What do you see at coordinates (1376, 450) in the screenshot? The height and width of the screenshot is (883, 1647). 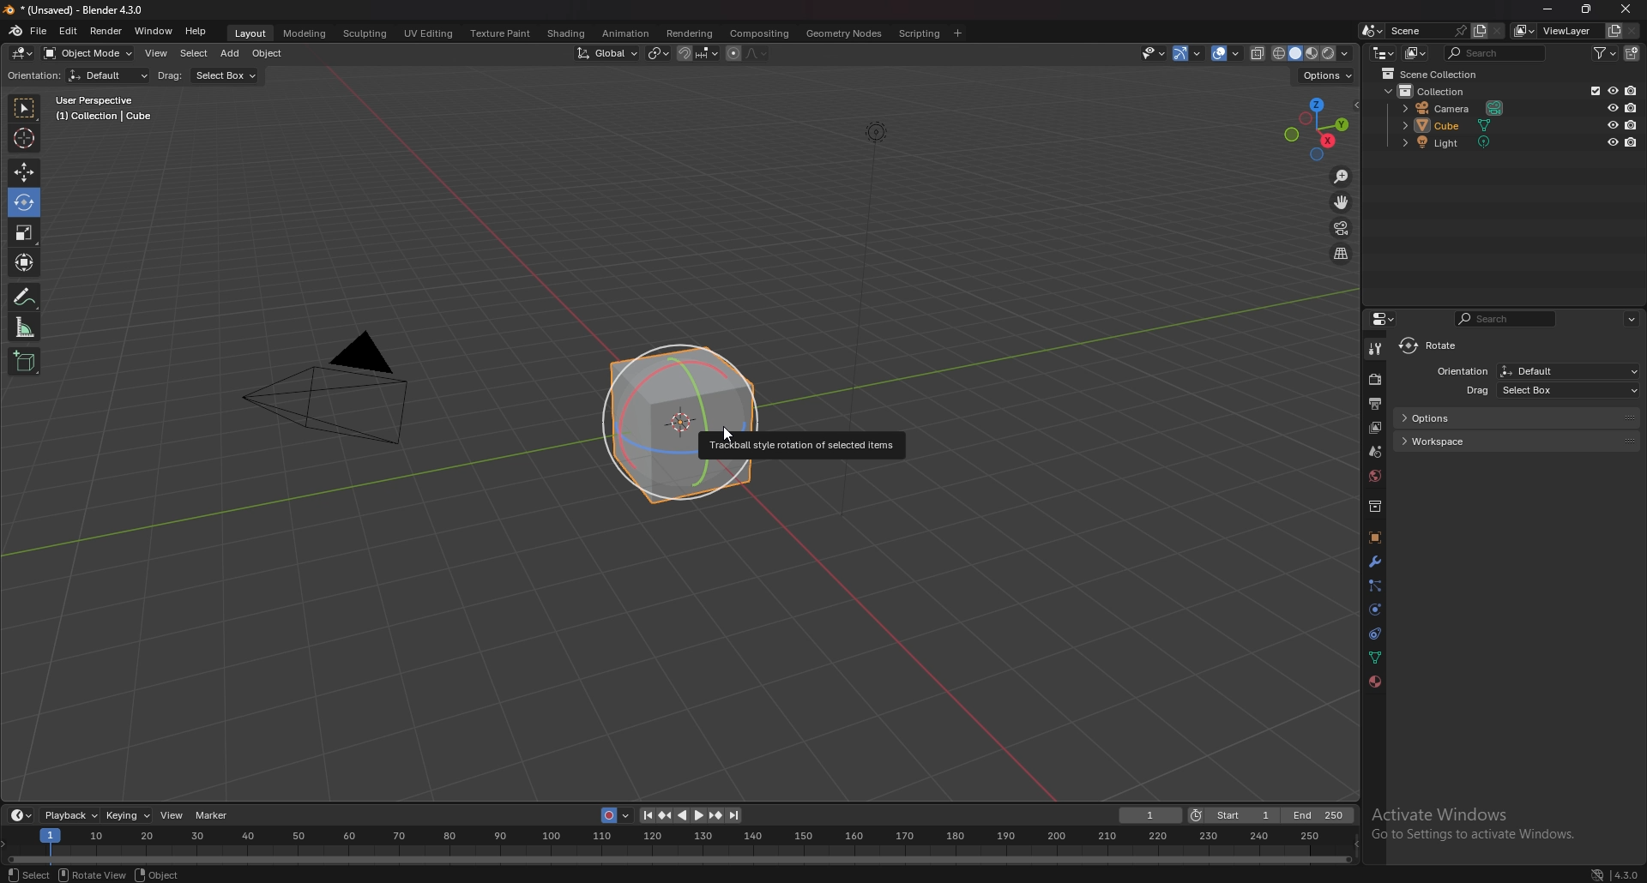 I see `scene` at bounding box center [1376, 450].